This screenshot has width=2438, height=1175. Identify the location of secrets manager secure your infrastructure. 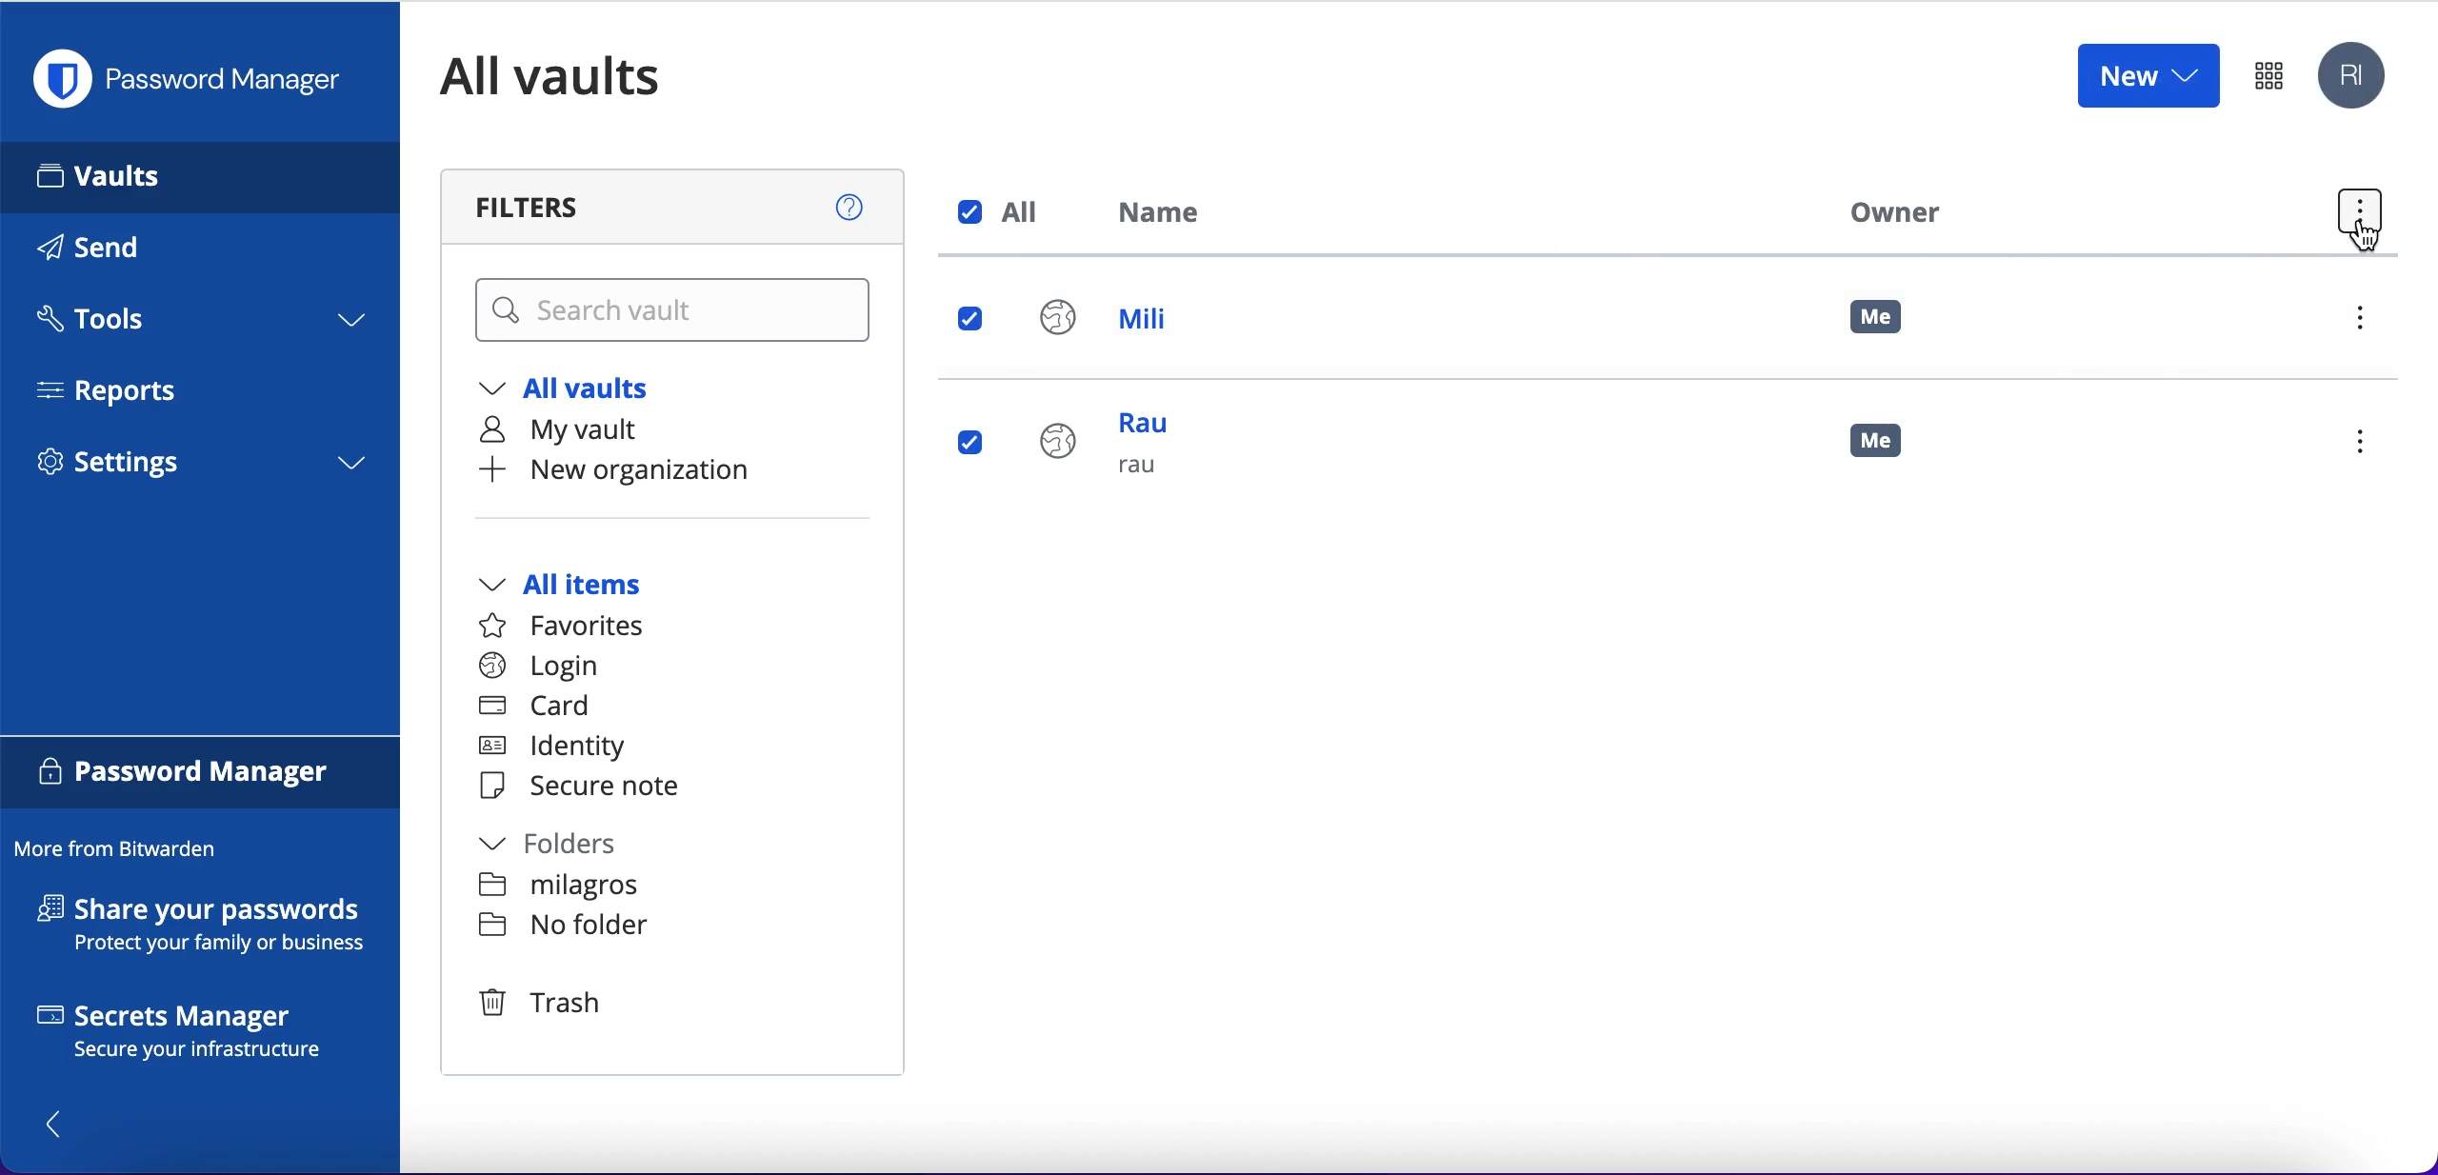
(201, 1036).